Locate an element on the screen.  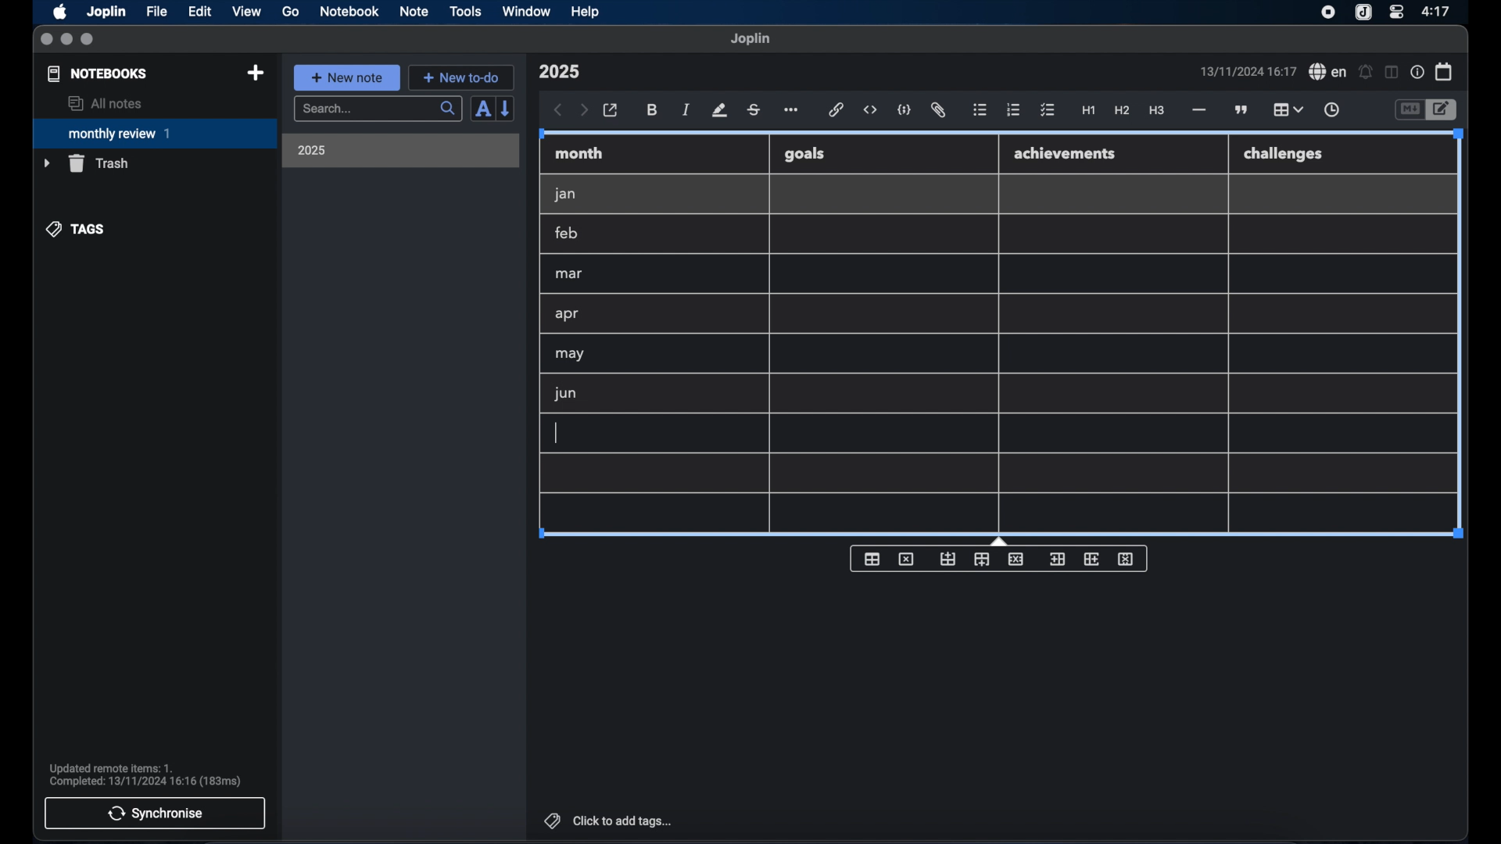
new to-do is located at coordinates (462, 77).